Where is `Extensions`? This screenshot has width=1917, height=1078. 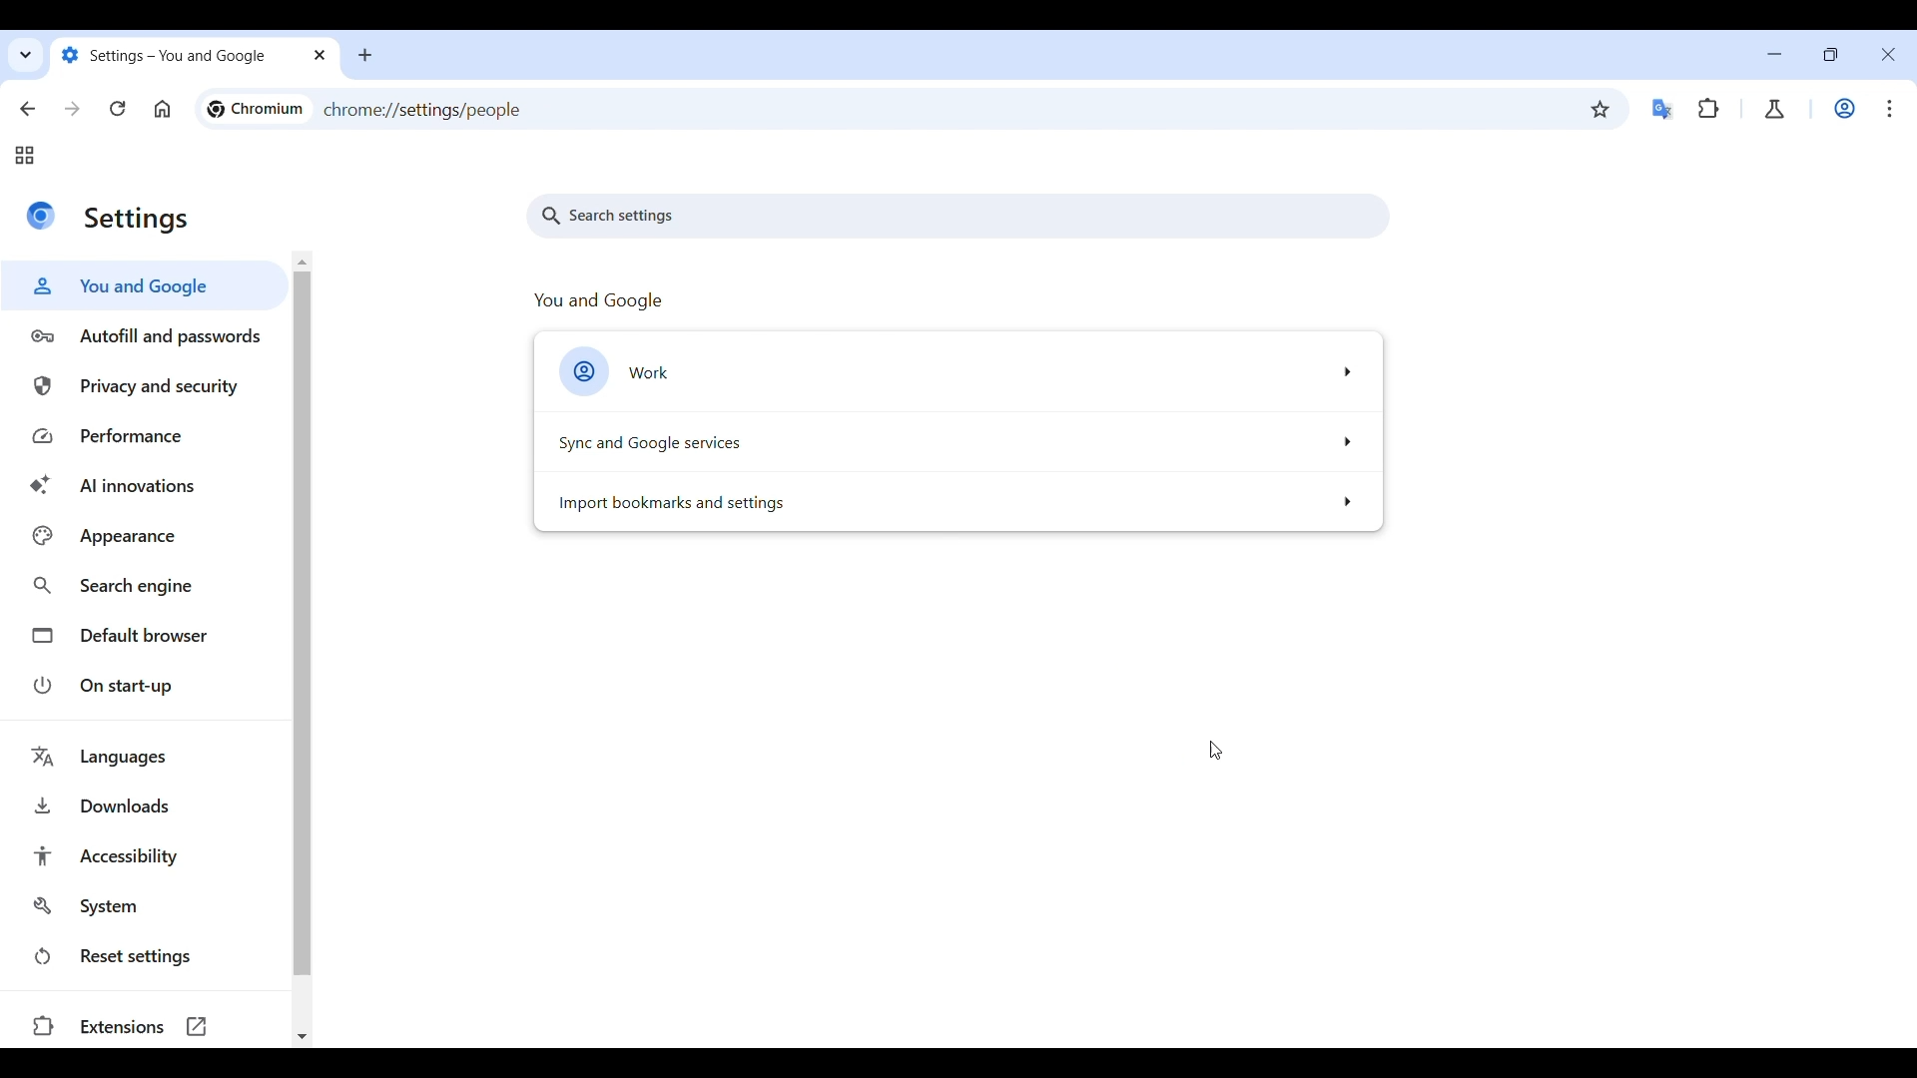 Extensions is located at coordinates (1708, 109).